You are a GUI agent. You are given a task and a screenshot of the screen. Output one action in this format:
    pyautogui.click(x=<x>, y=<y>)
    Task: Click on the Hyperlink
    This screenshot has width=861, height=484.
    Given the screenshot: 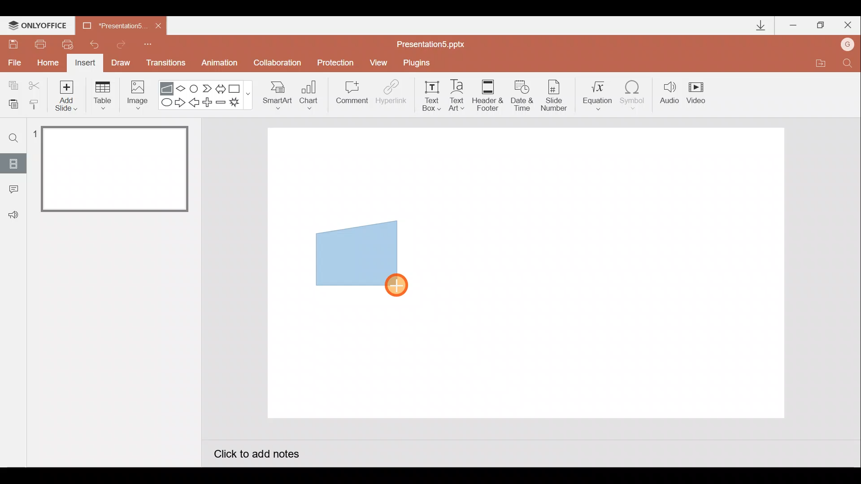 What is the action you would take?
    pyautogui.click(x=392, y=95)
    